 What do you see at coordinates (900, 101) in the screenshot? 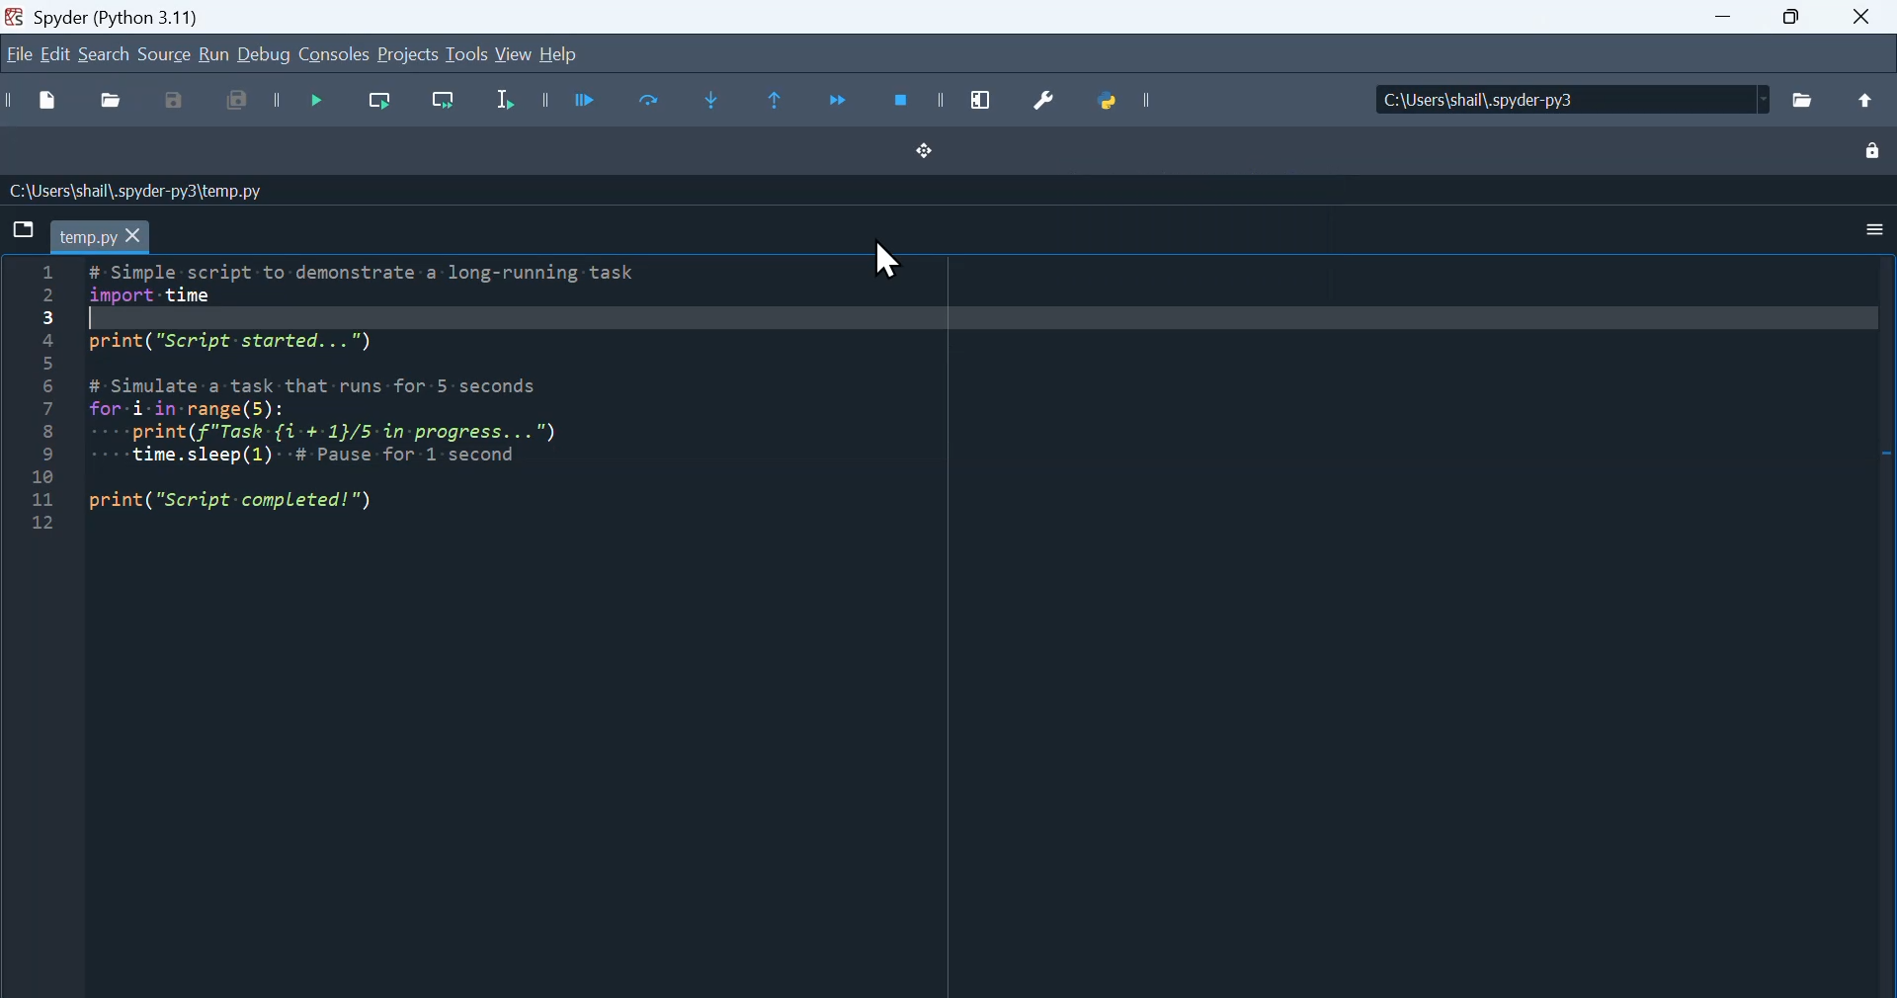
I see `Stop debugging` at bounding box center [900, 101].